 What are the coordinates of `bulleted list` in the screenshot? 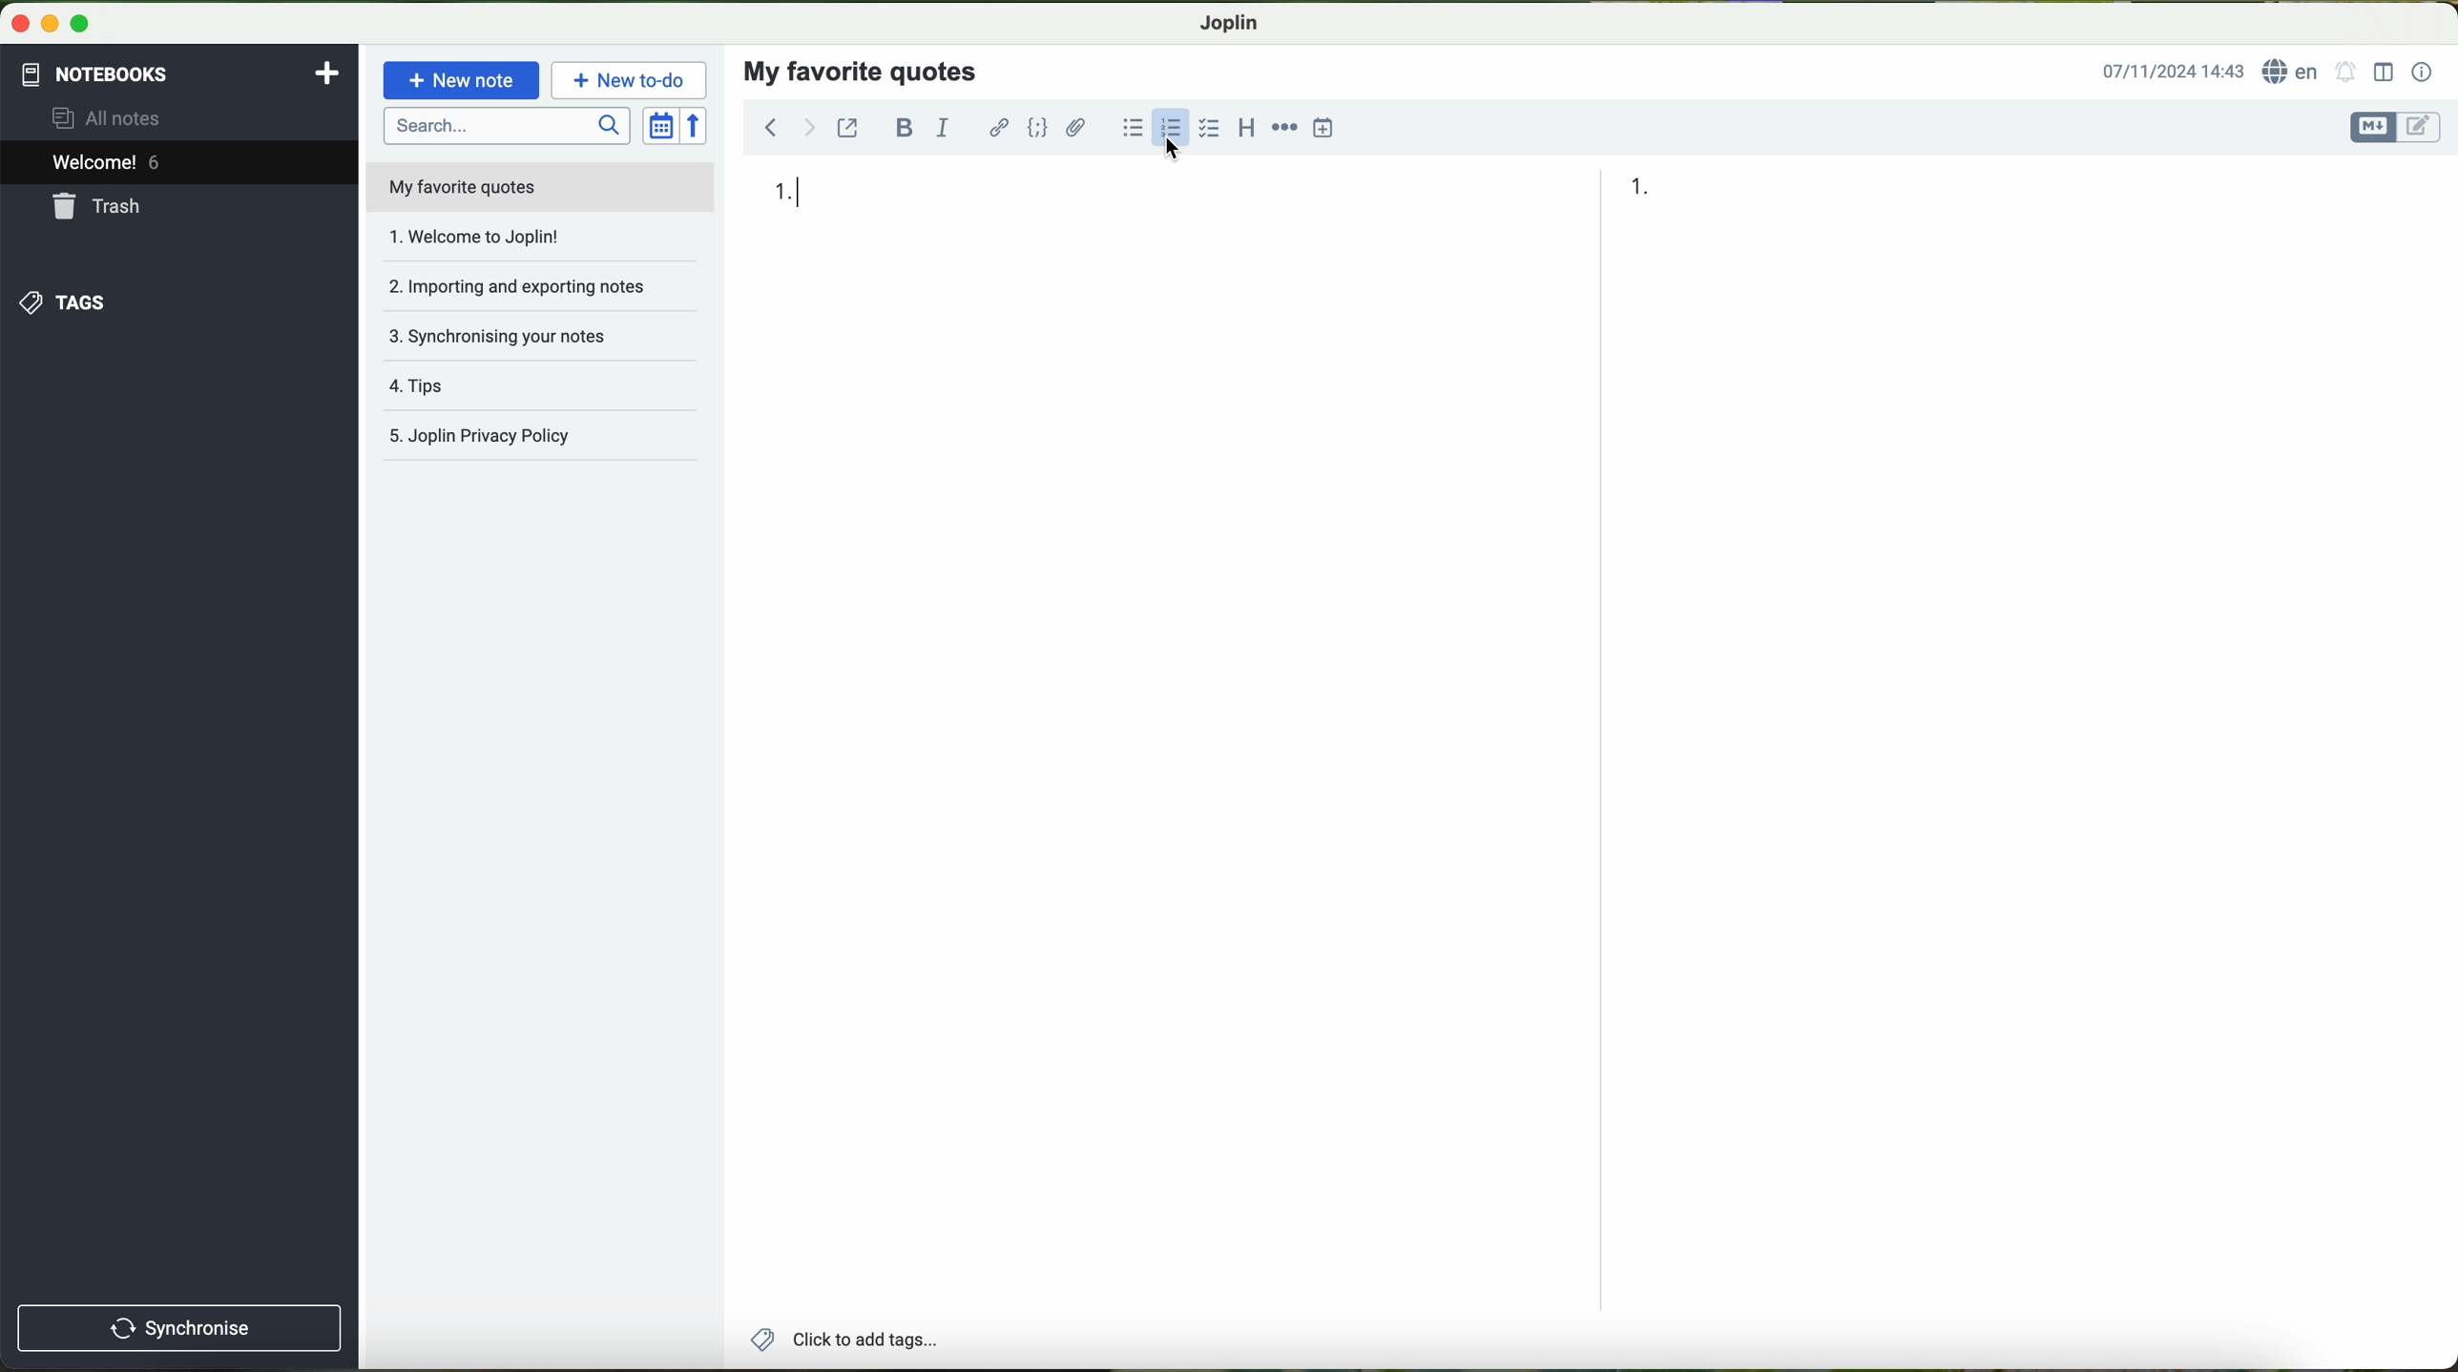 It's located at (1132, 130).